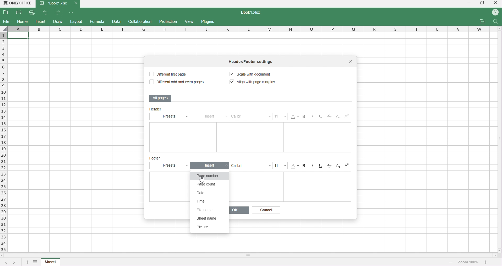 Image resolution: width=502 pixels, height=266 pixels. What do you see at coordinates (210, 175) in the screenshot?
I see `Page number` at bounding box center [210, 175].